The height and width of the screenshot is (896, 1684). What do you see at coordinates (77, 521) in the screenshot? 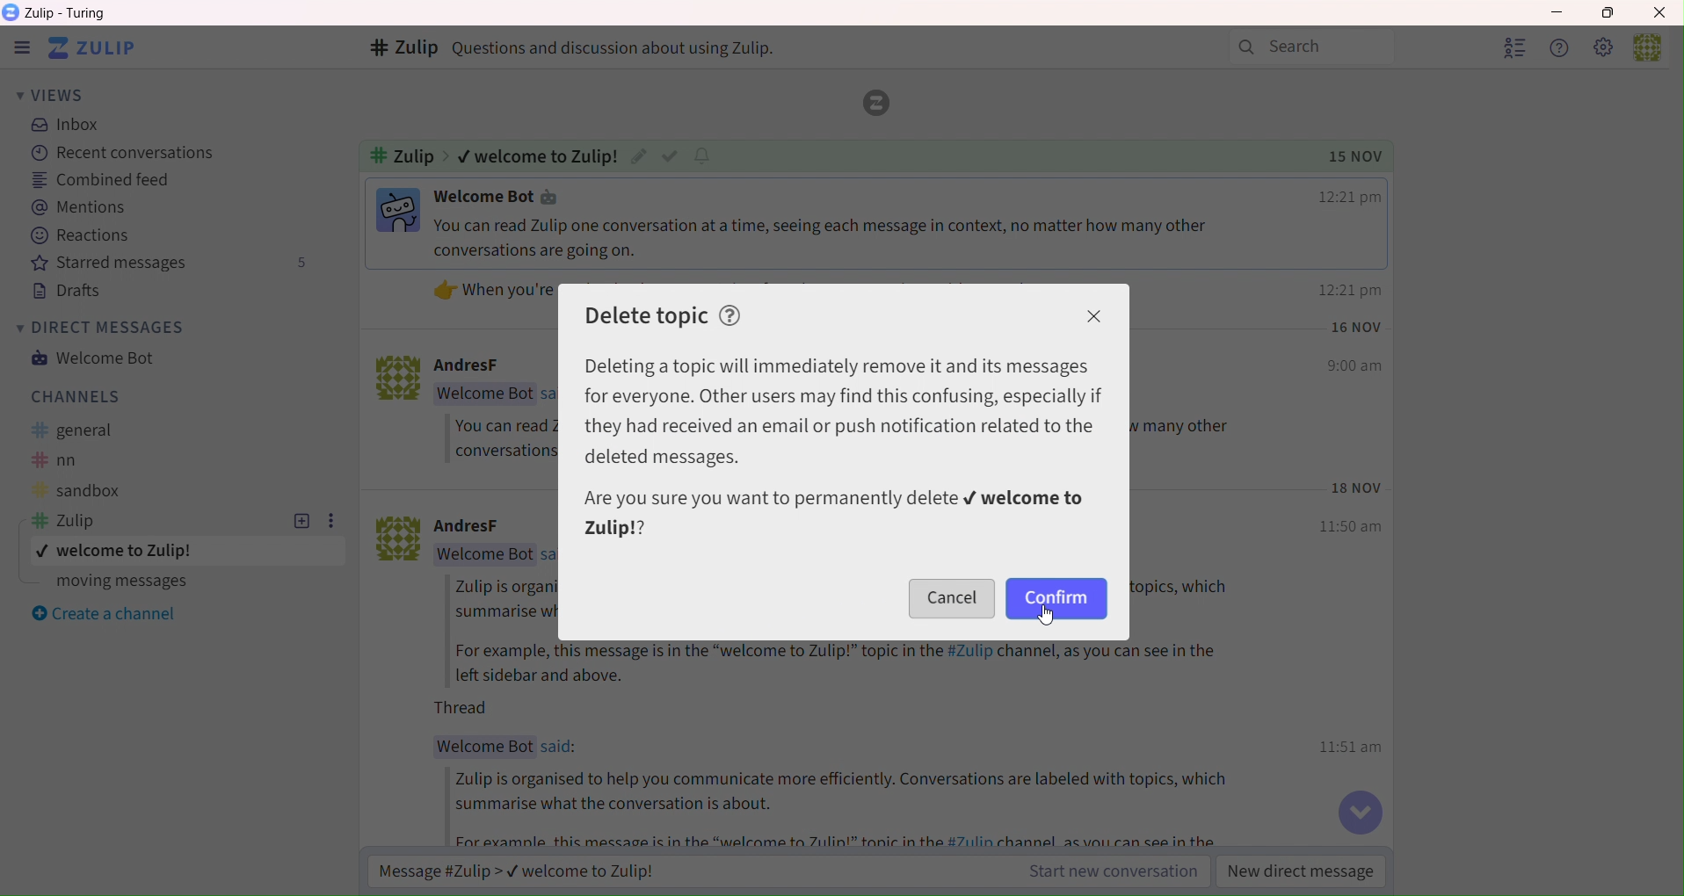
I see `Text` at bounding box center [77, 521].